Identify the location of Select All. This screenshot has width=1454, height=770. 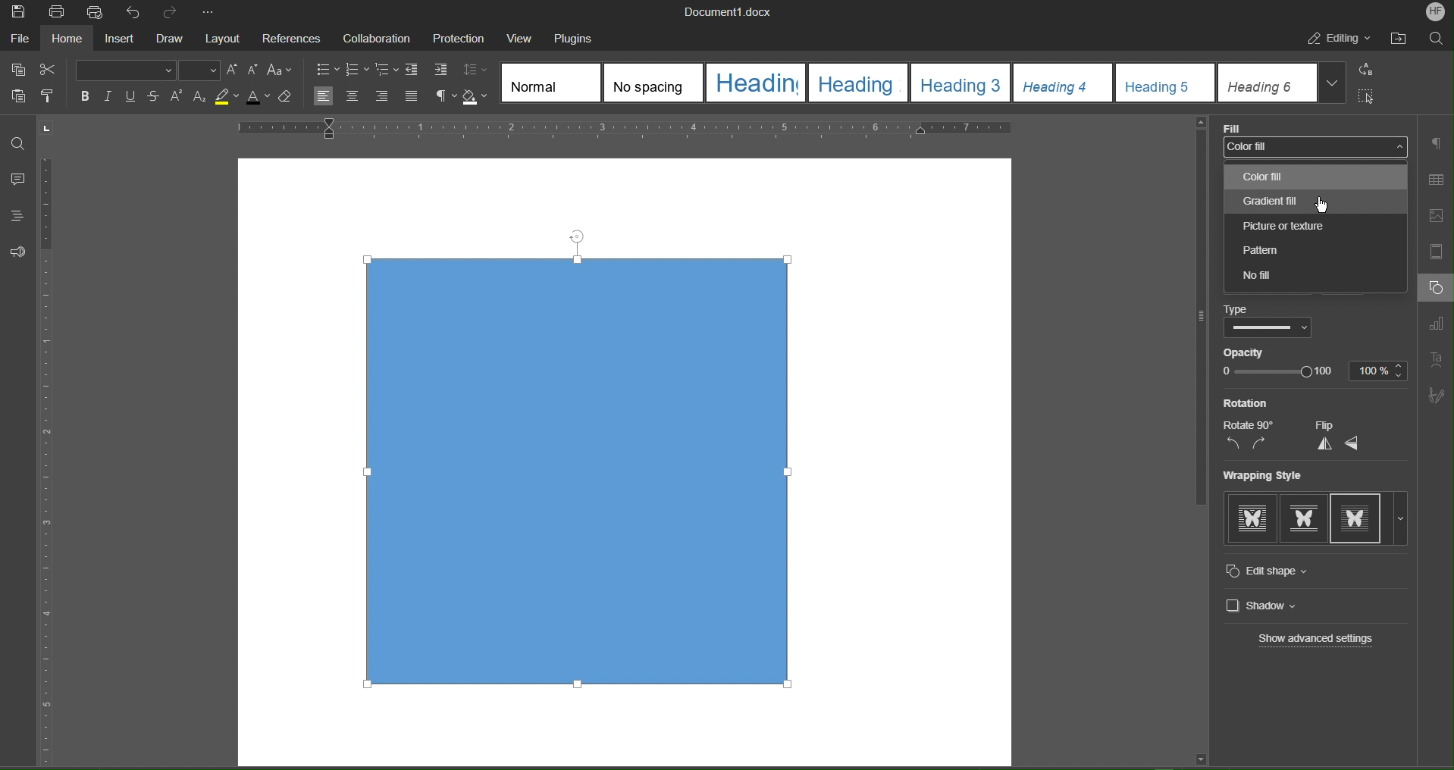
(1368, 95).